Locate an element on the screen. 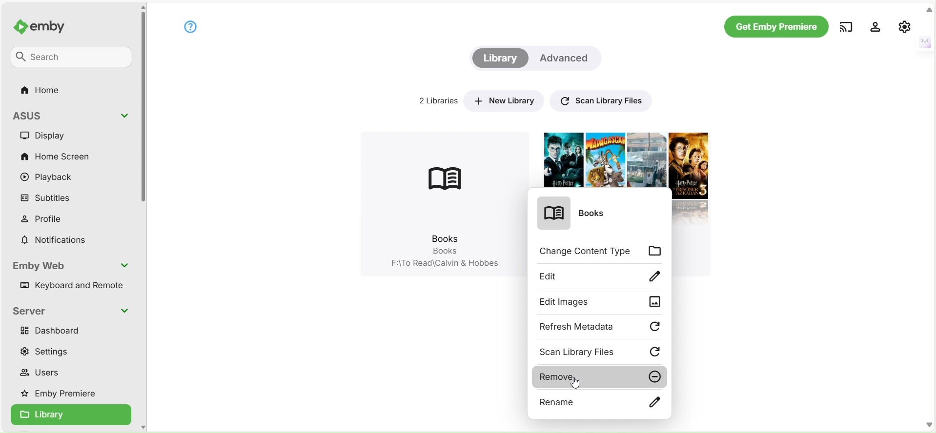  move down is located at coordinates (142, 426).